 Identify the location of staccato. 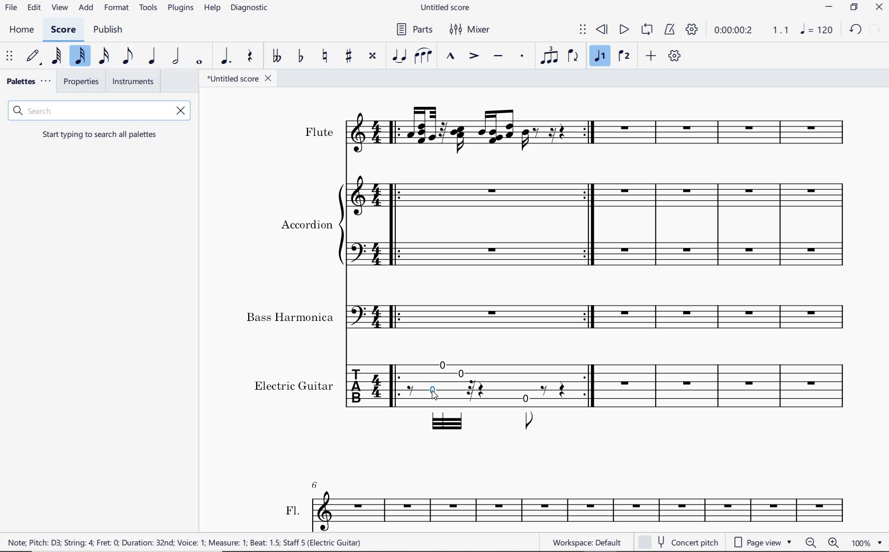
(522, 57).